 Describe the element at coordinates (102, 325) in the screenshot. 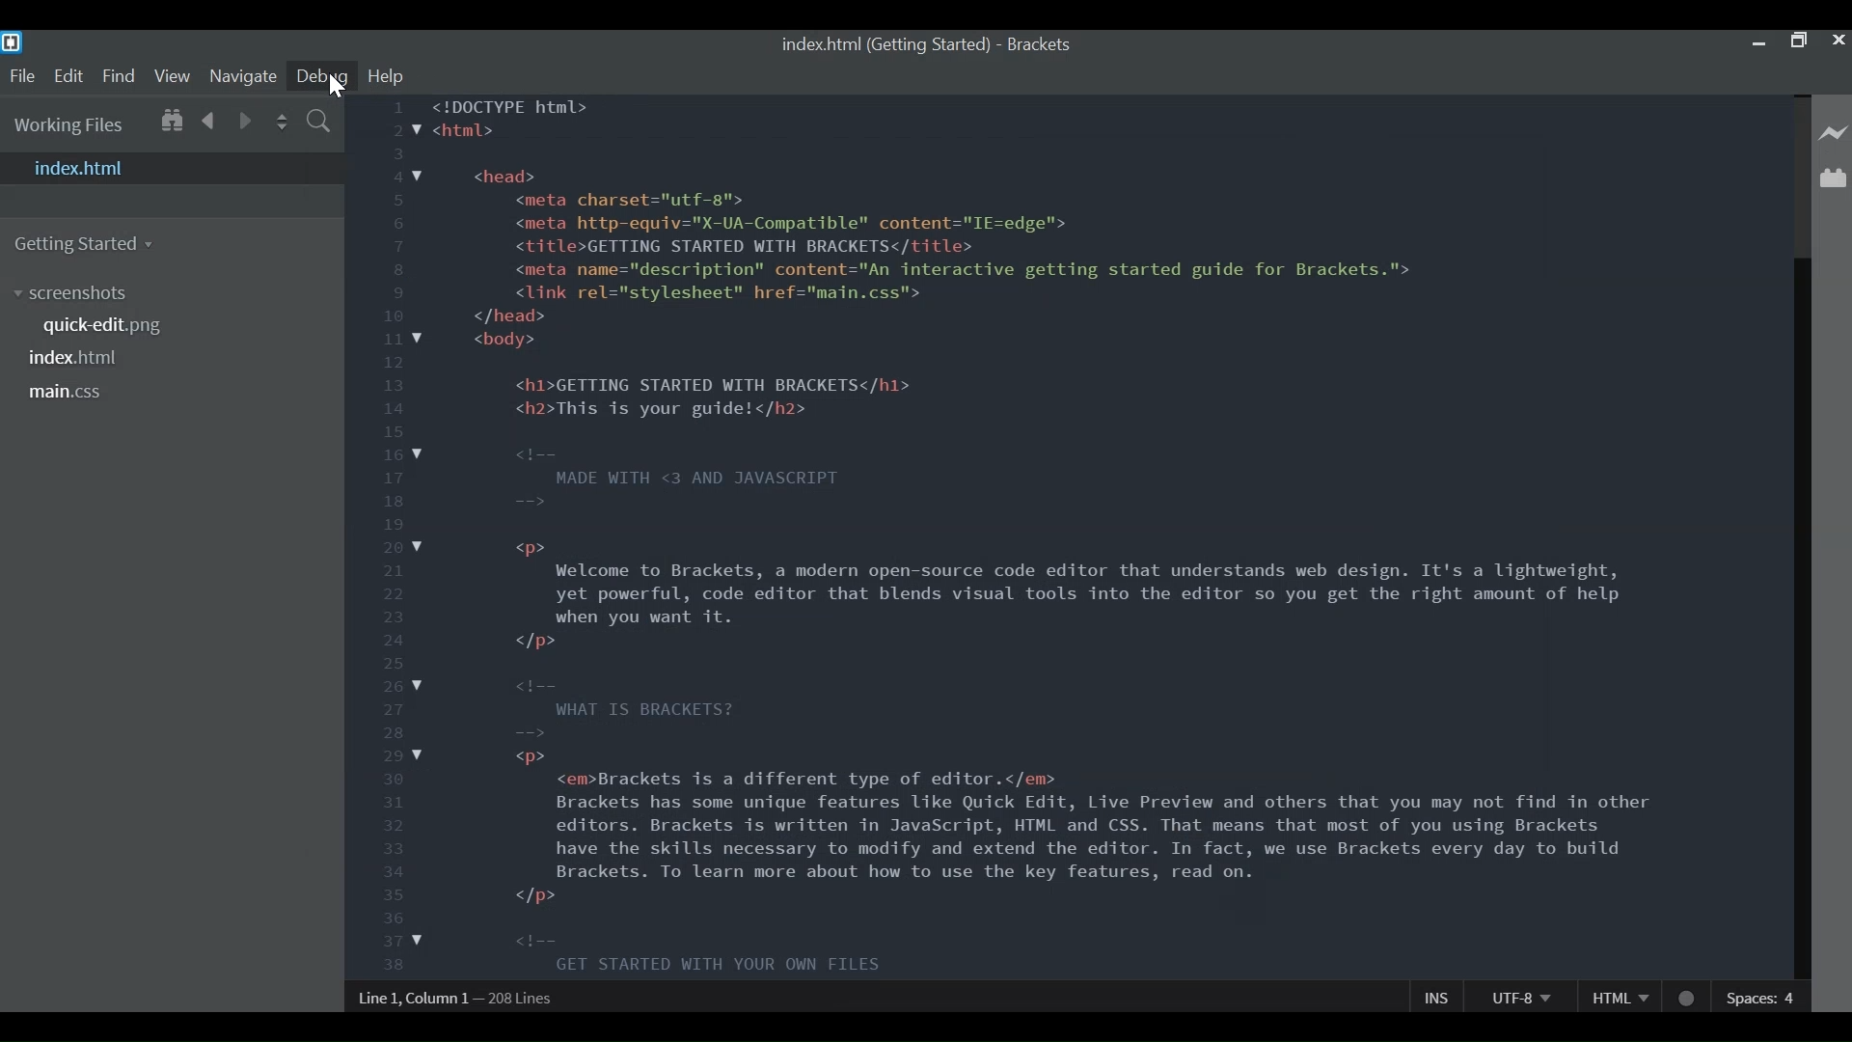

I see `quick-edit.png` at that location.